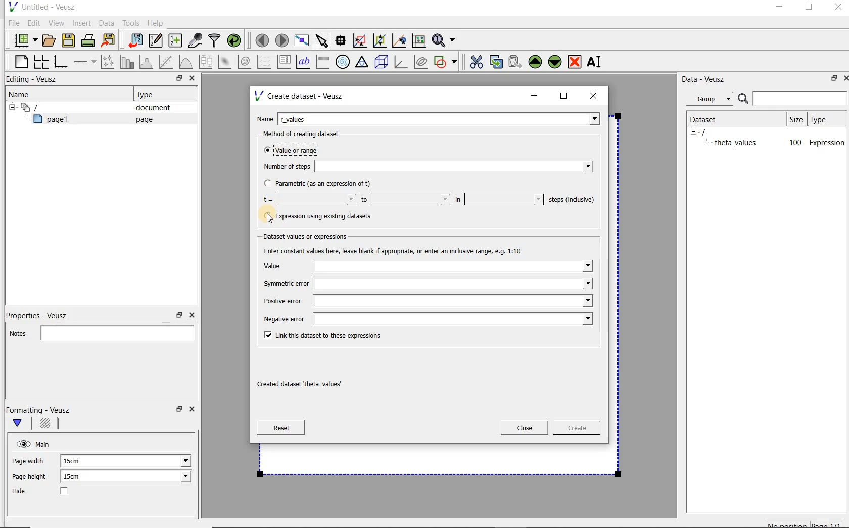  Describe the element at coordinates (263, 39) in the screenshot. I see `move to the previous page` at that location.